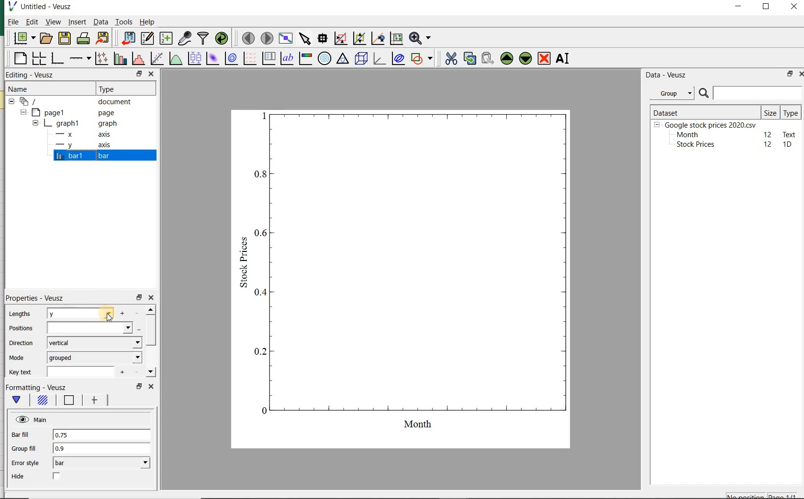 Image resolution: width=804 pixels, height=499 pixels. Describe the element at coordinates (507, 58) in the screenshot. I see `move the selected widget up` at that location.